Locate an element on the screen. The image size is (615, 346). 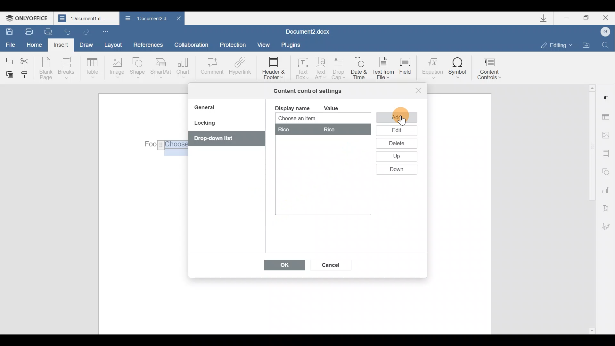
Home is located at coordinates (37, 45).